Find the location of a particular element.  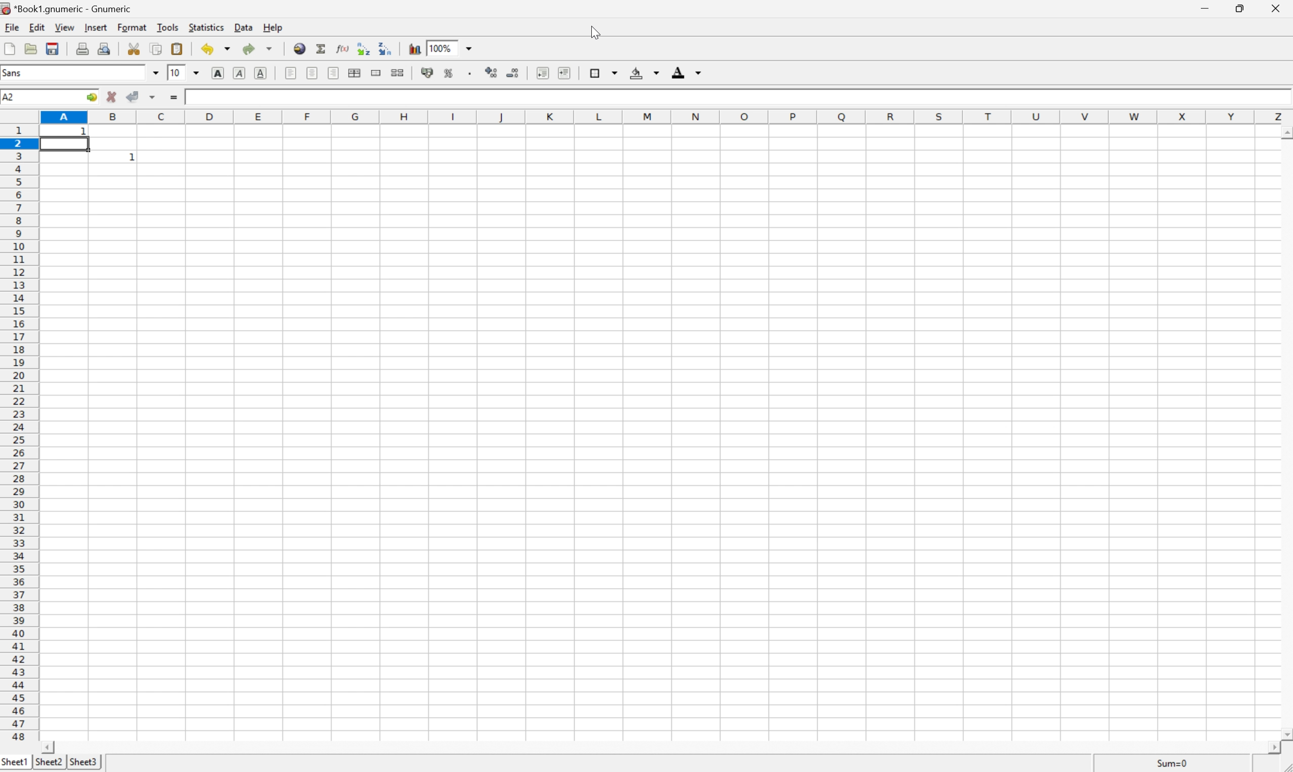

data is located at coordinates (245, 28).